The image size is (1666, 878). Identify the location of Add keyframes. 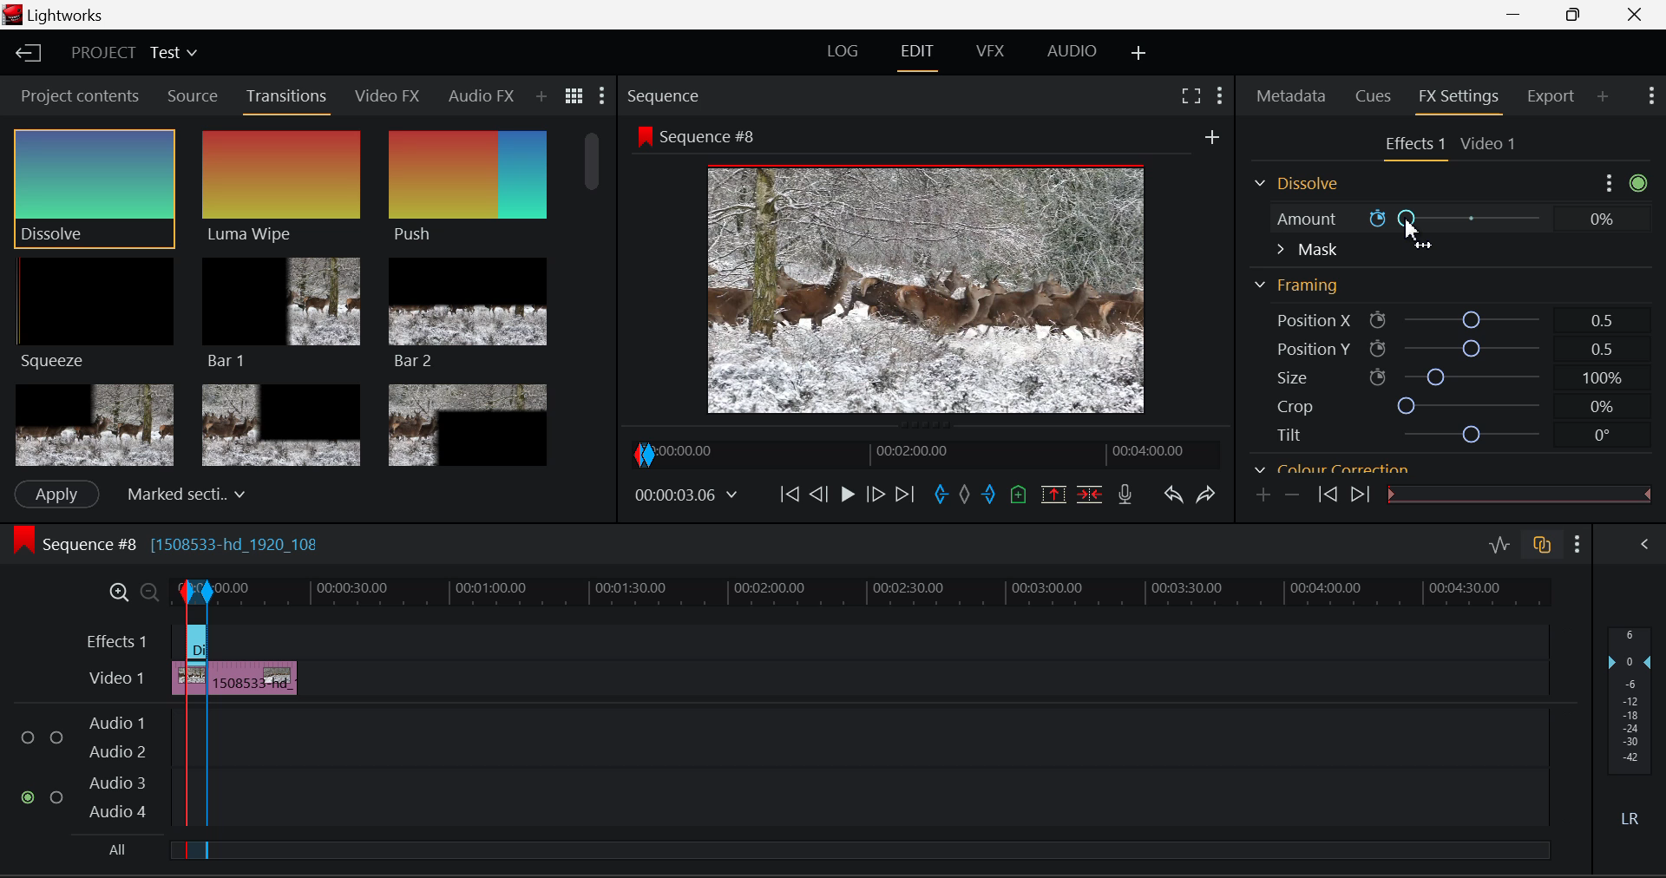
(1264, 495).